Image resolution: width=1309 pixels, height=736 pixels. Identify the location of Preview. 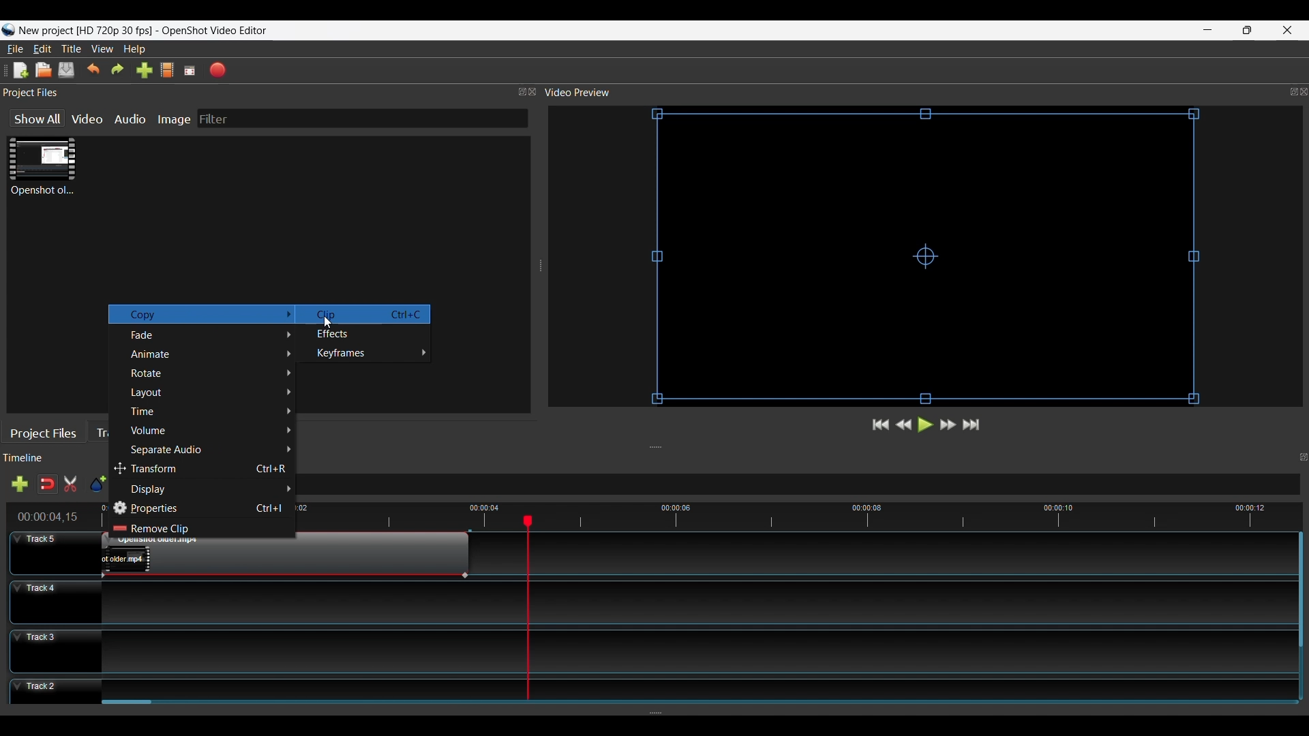
(905, 426).